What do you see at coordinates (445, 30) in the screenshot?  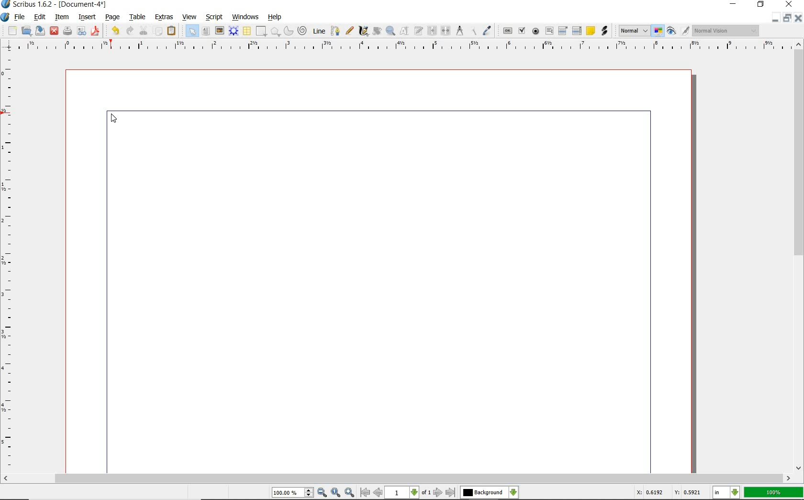 I see `unlink text frames` at bounding box center [445, 30].